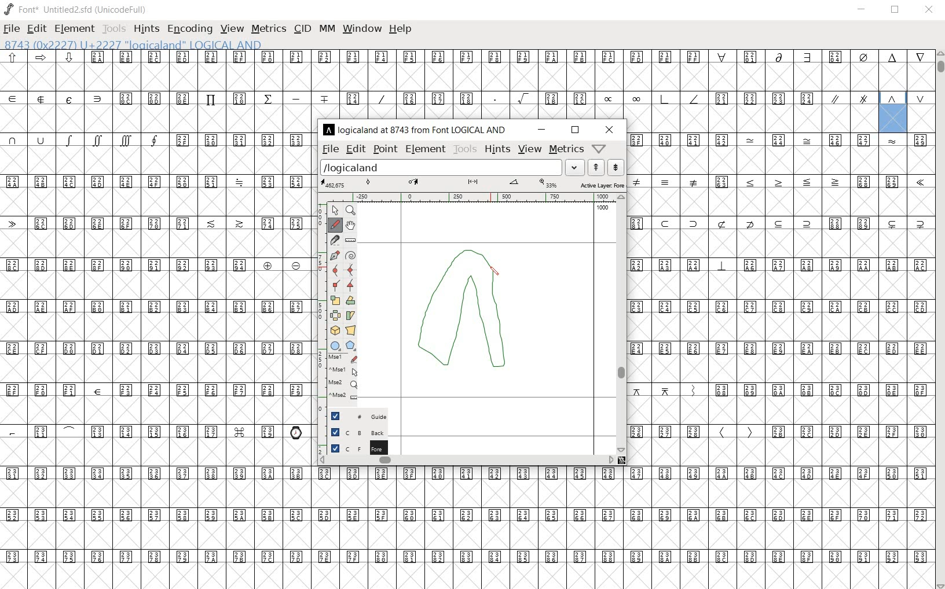  What do you see at coordinates (576, 130) in the screenshot?
I see `restore` at bounding box center [576, 130].